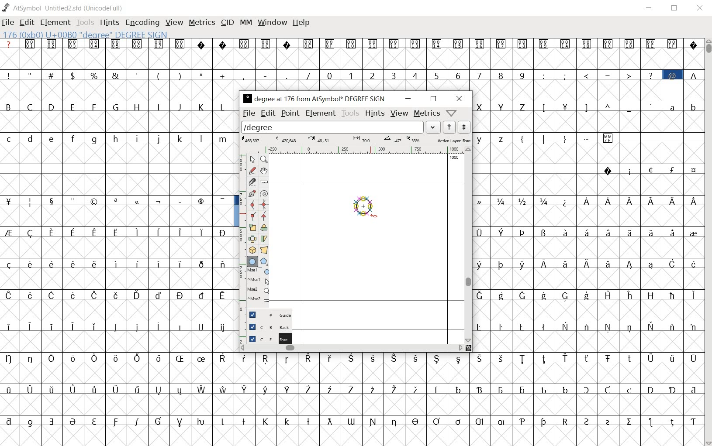  Describe the element at coordinates (118, 216) in the screenshot. I see `empty glyph slots` at that location.